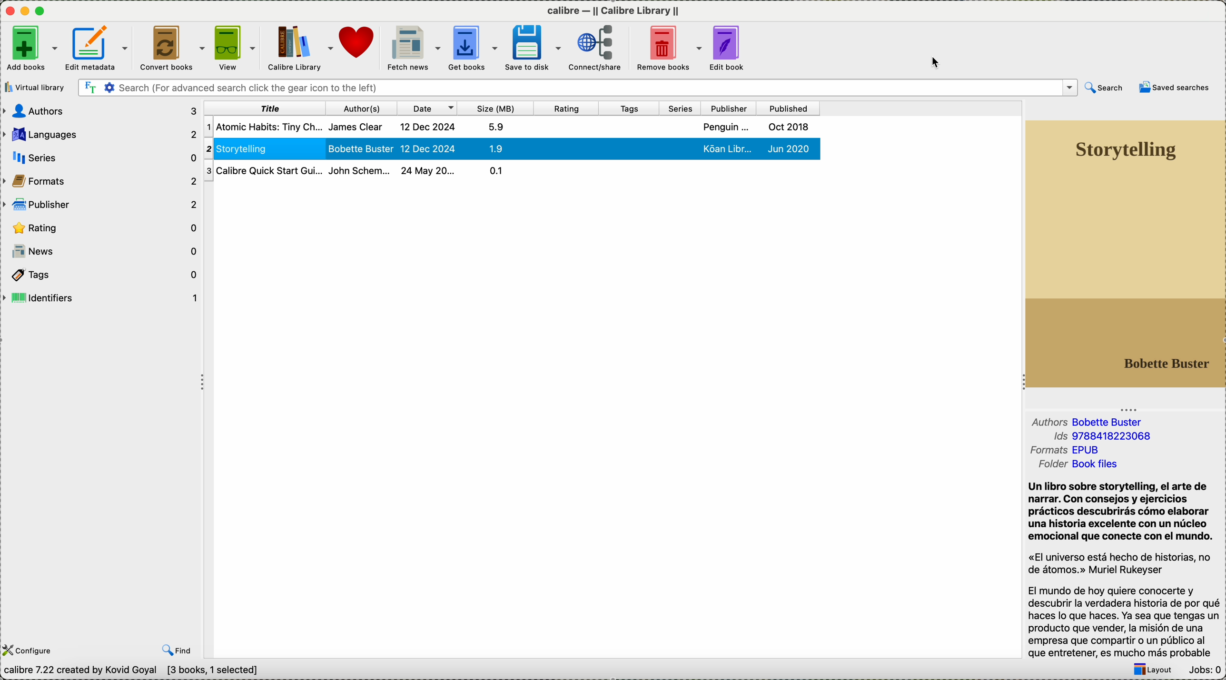 Image resolution: width=1226 pixels, height=680 pixels. Describe the element at coordinates (9, 10) in the screenshot. I see `close` at that location.